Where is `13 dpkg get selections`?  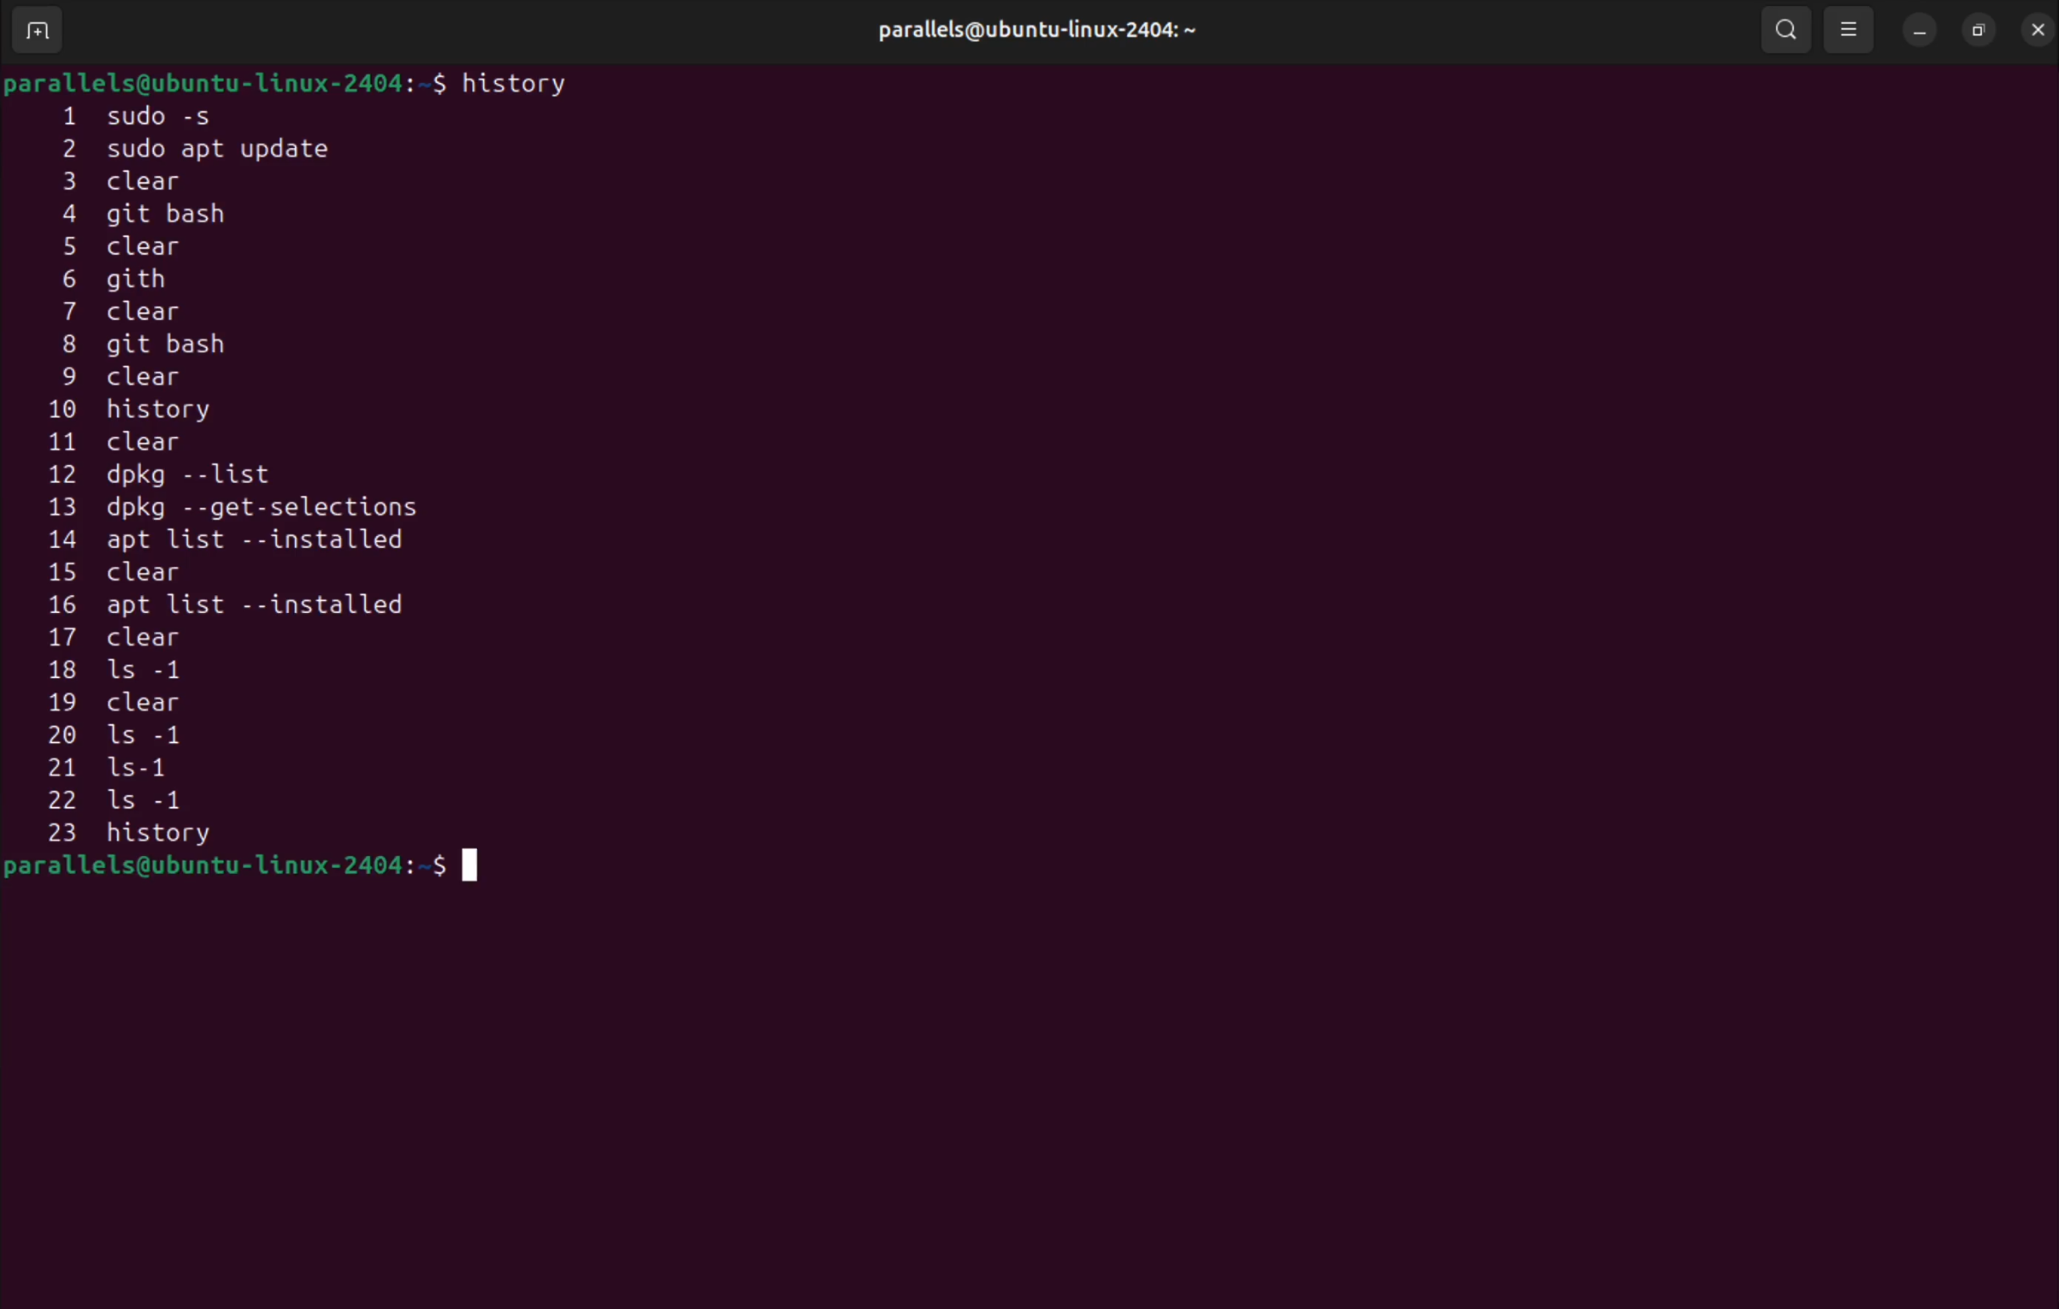 13 dpkg get selections is located at coordinates (269, 510).